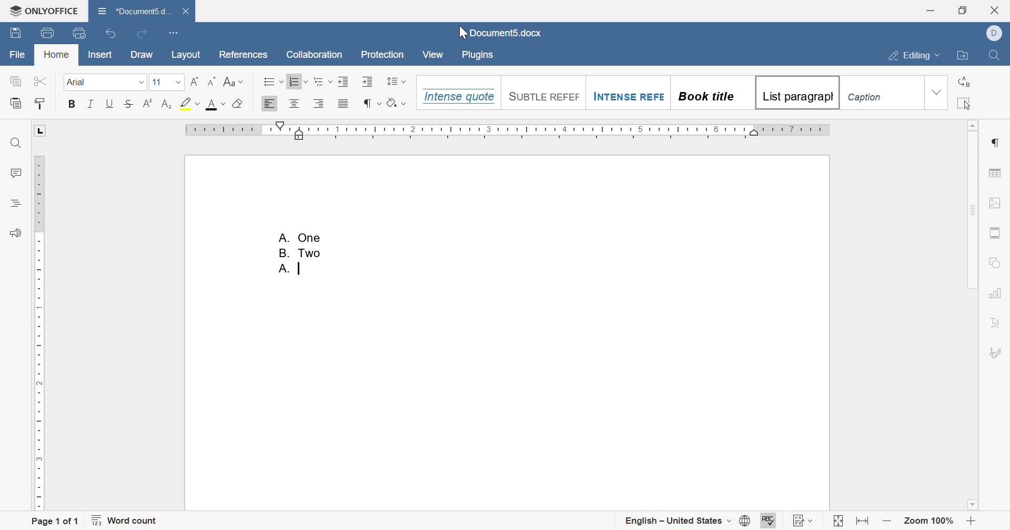 This screenshot has height=530, width=1010. Describe the element at coordinates (192, 102) in the screenshot. I see `highlight color` at that location.